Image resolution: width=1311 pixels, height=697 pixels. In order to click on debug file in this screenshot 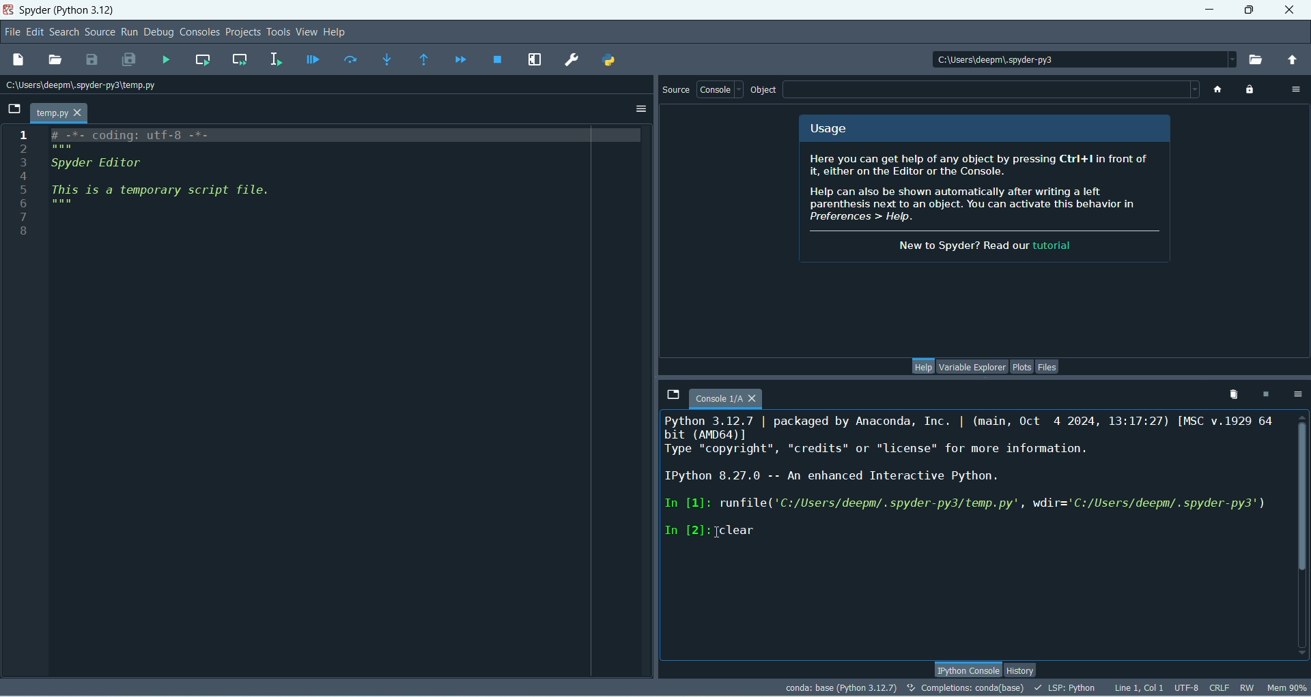, I will do `click(313, 62)`.